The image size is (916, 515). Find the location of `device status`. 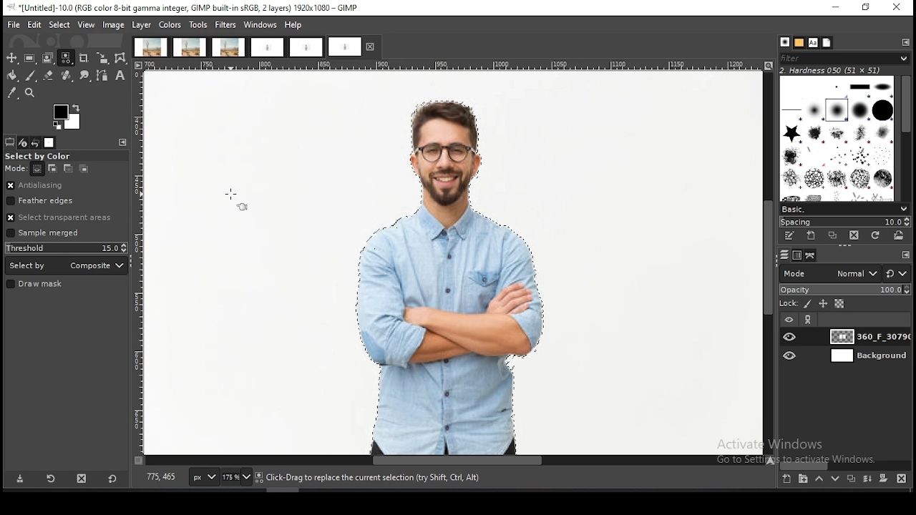

device status is located at coordinates (23, 143).